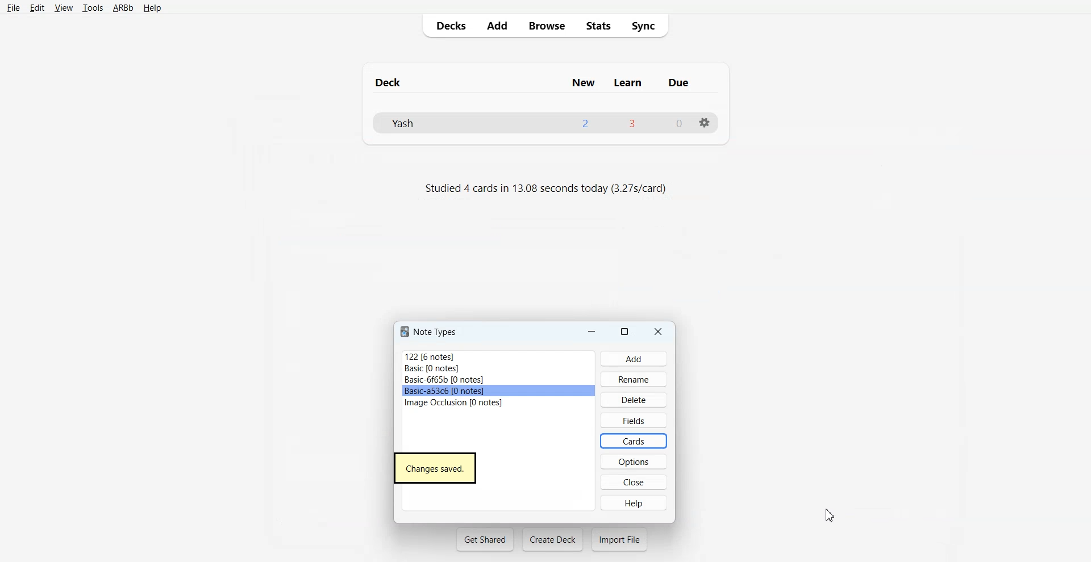 The width and height of the screenshot is (1091, 562). What do you see at coordinates (497, 355) in the screenshot?
I see `122[6 notes]` at bounding box center [497, 355].